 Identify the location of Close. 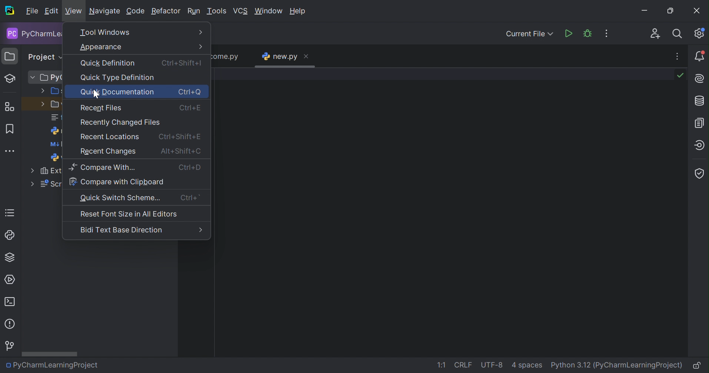
(307, 56).